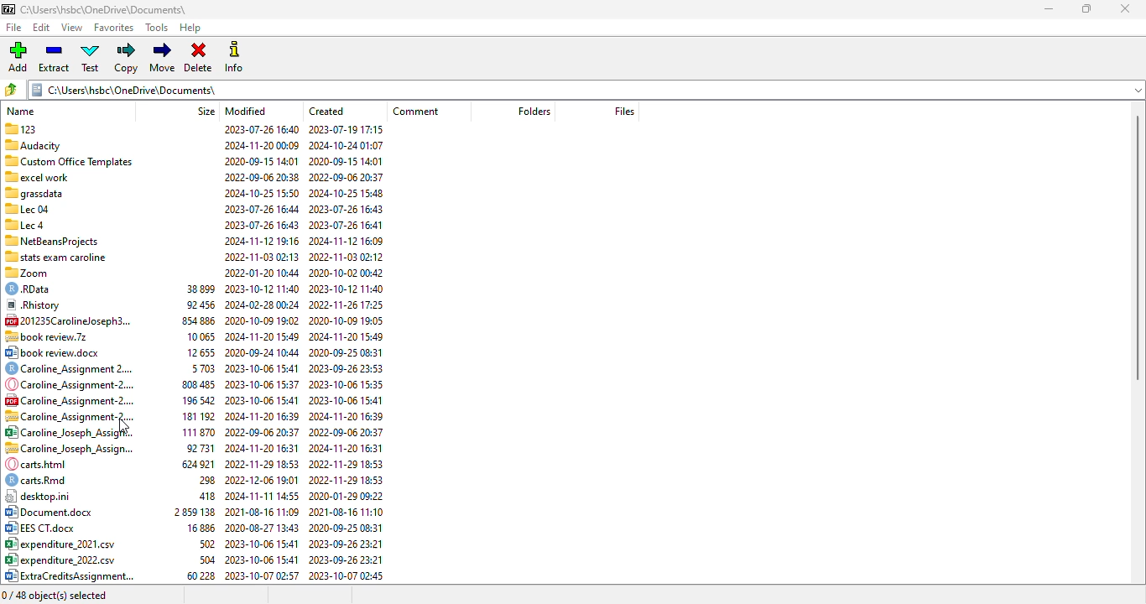  What do you see at coordinates (195, 128) in the screenshot?
I see `123 2023-07-26 16:40 2023-07-19 17:15` at bounding box center [195, 128].